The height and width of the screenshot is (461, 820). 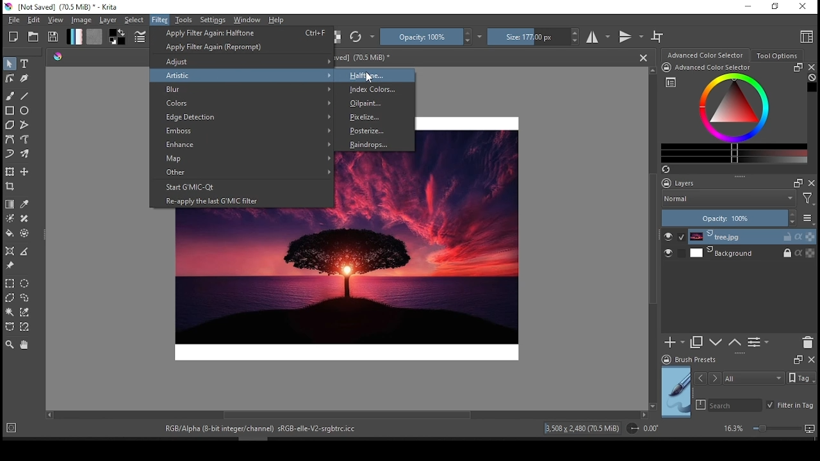 What do you see at coordinates (74, 36) in the screenshot?
I see `fill gradient tool` at bounding box center [74, 36].